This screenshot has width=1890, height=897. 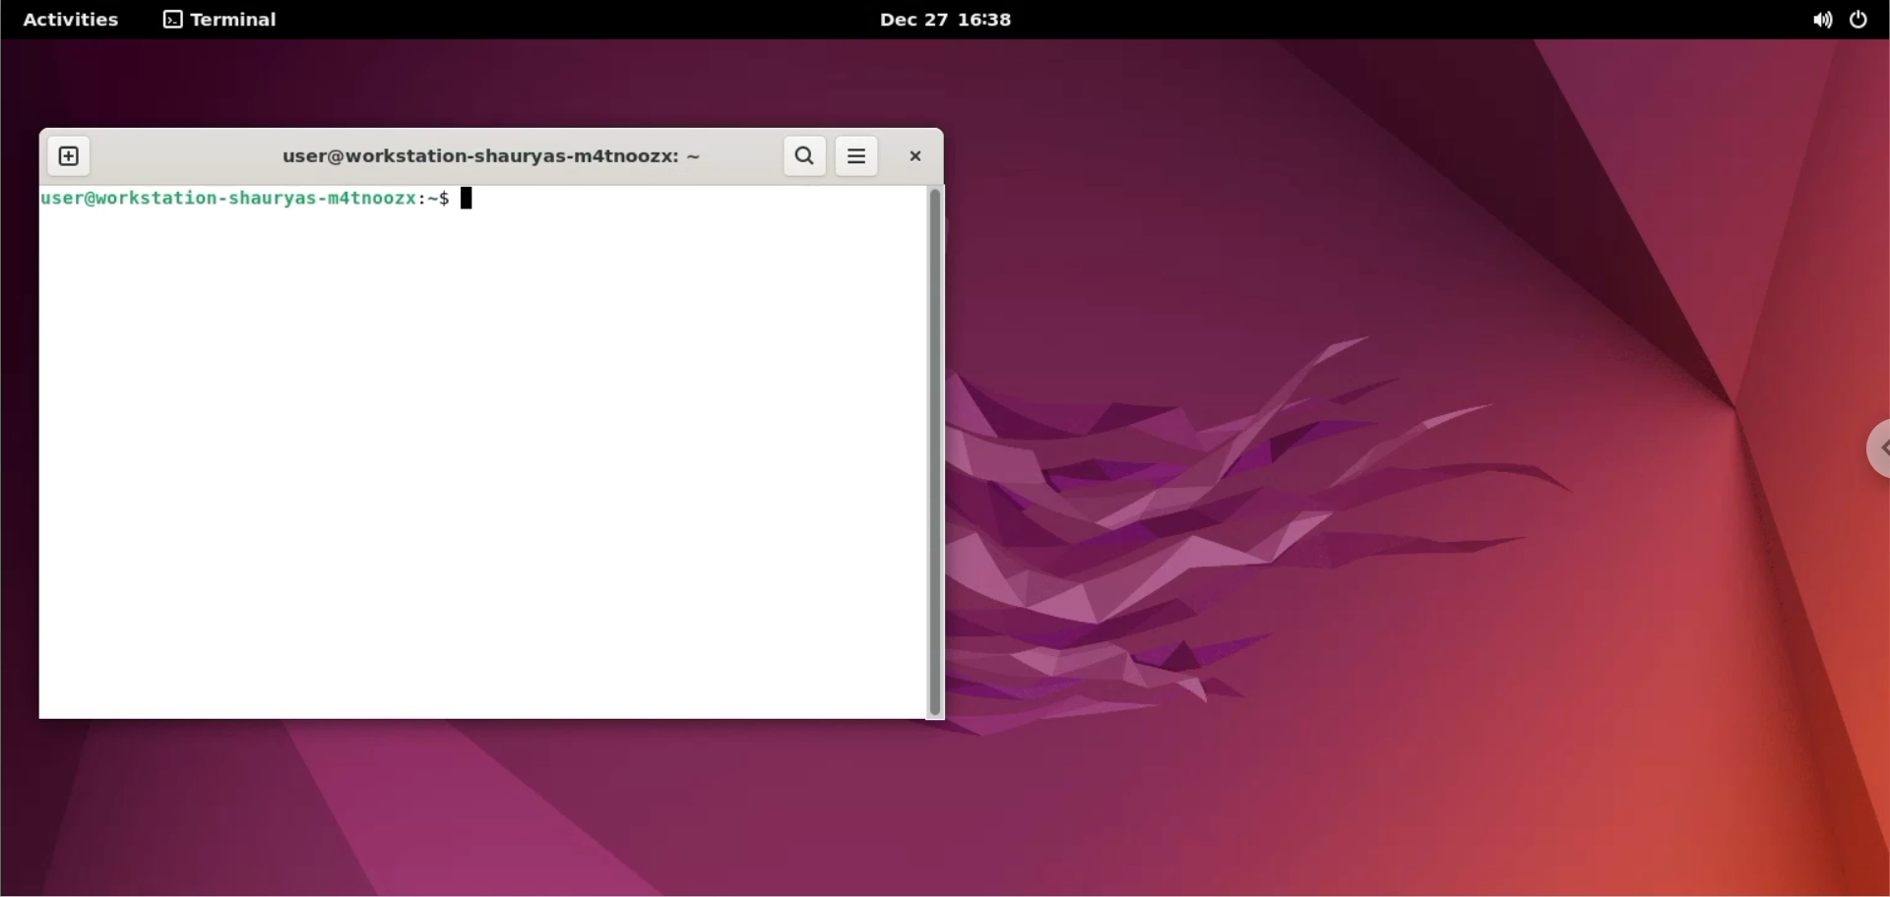 I want to click on Terminal, so click(x=227, y=20).